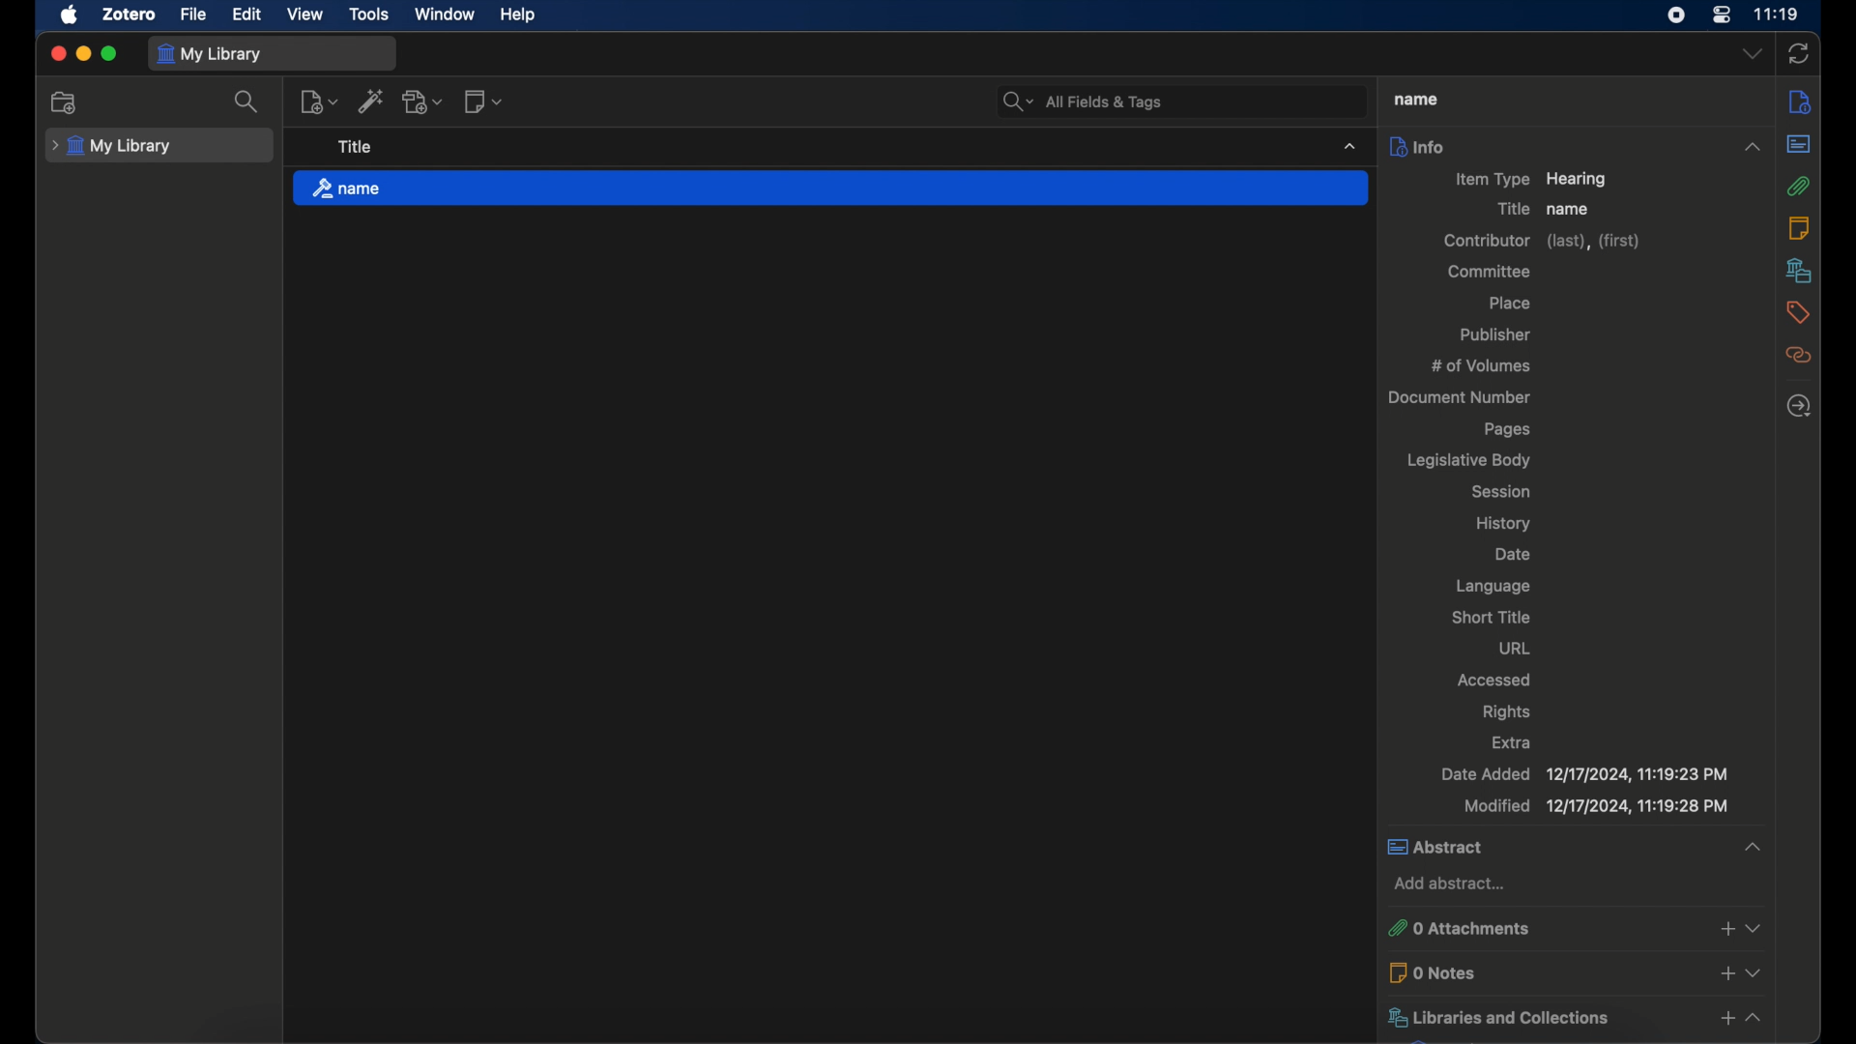  What do you see at coordinates (517, 15) in the screenshot?
I see `help` at bounding box center [517, 15].